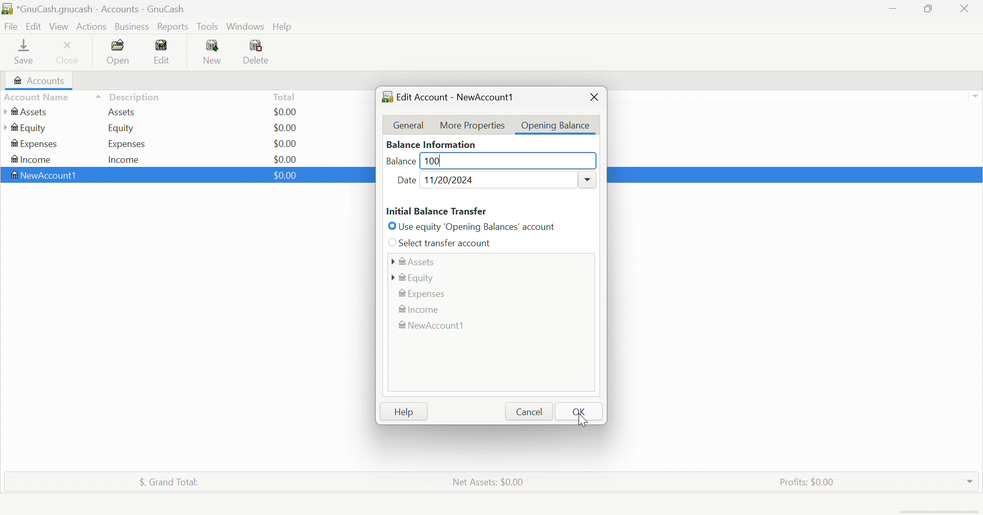 This screenshot has height=515, width=983. I want to click on Tools, so click(208, 26).